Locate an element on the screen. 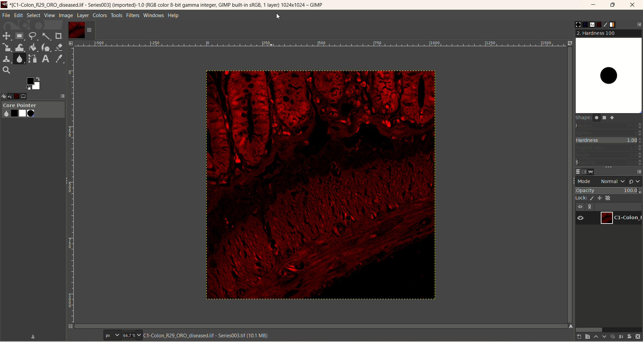 This screenshot has width=643, height=342. view is located at coordinates (49, 15).